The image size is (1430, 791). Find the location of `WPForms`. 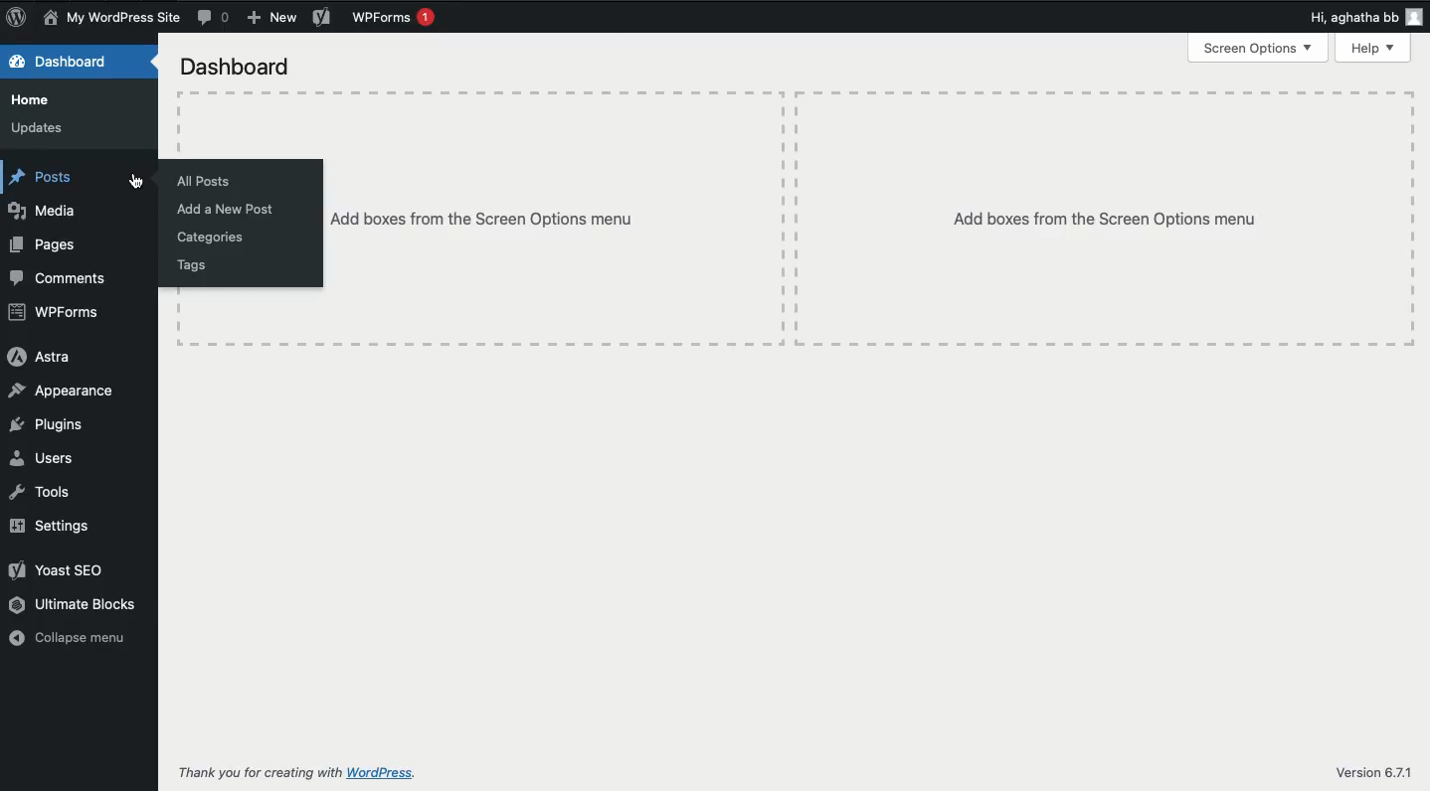

WPForms is located at coordinates (61, 312).